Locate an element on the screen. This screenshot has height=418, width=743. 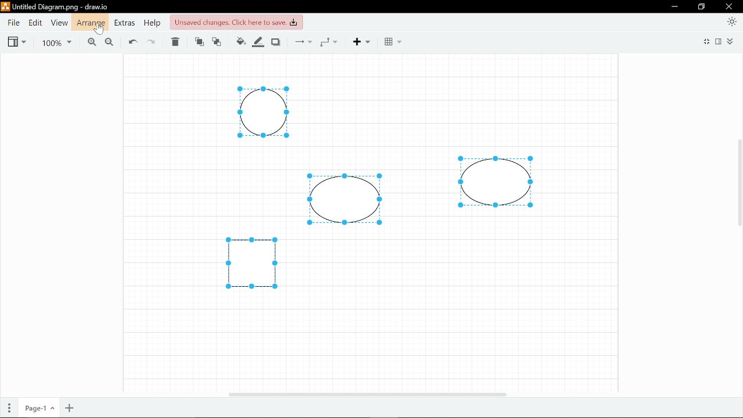
Minimize is located at coordinates (674, 6).